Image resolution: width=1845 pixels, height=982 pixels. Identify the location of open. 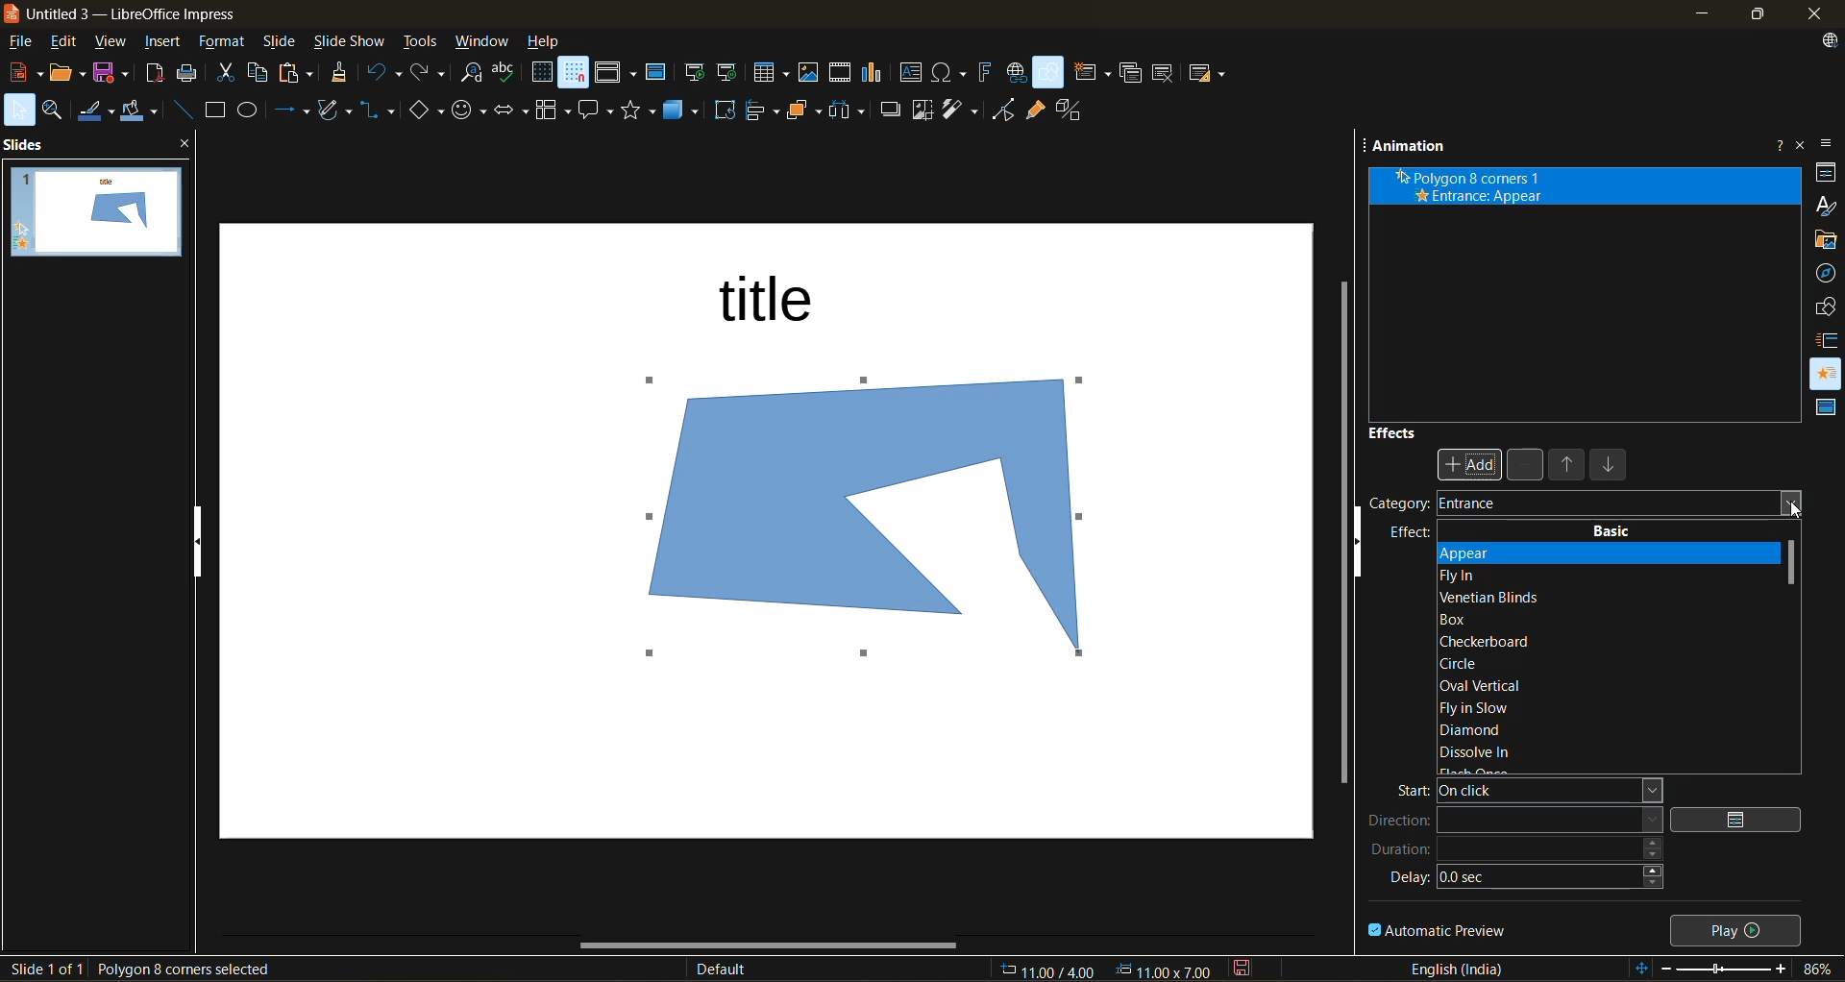
(63, 72).